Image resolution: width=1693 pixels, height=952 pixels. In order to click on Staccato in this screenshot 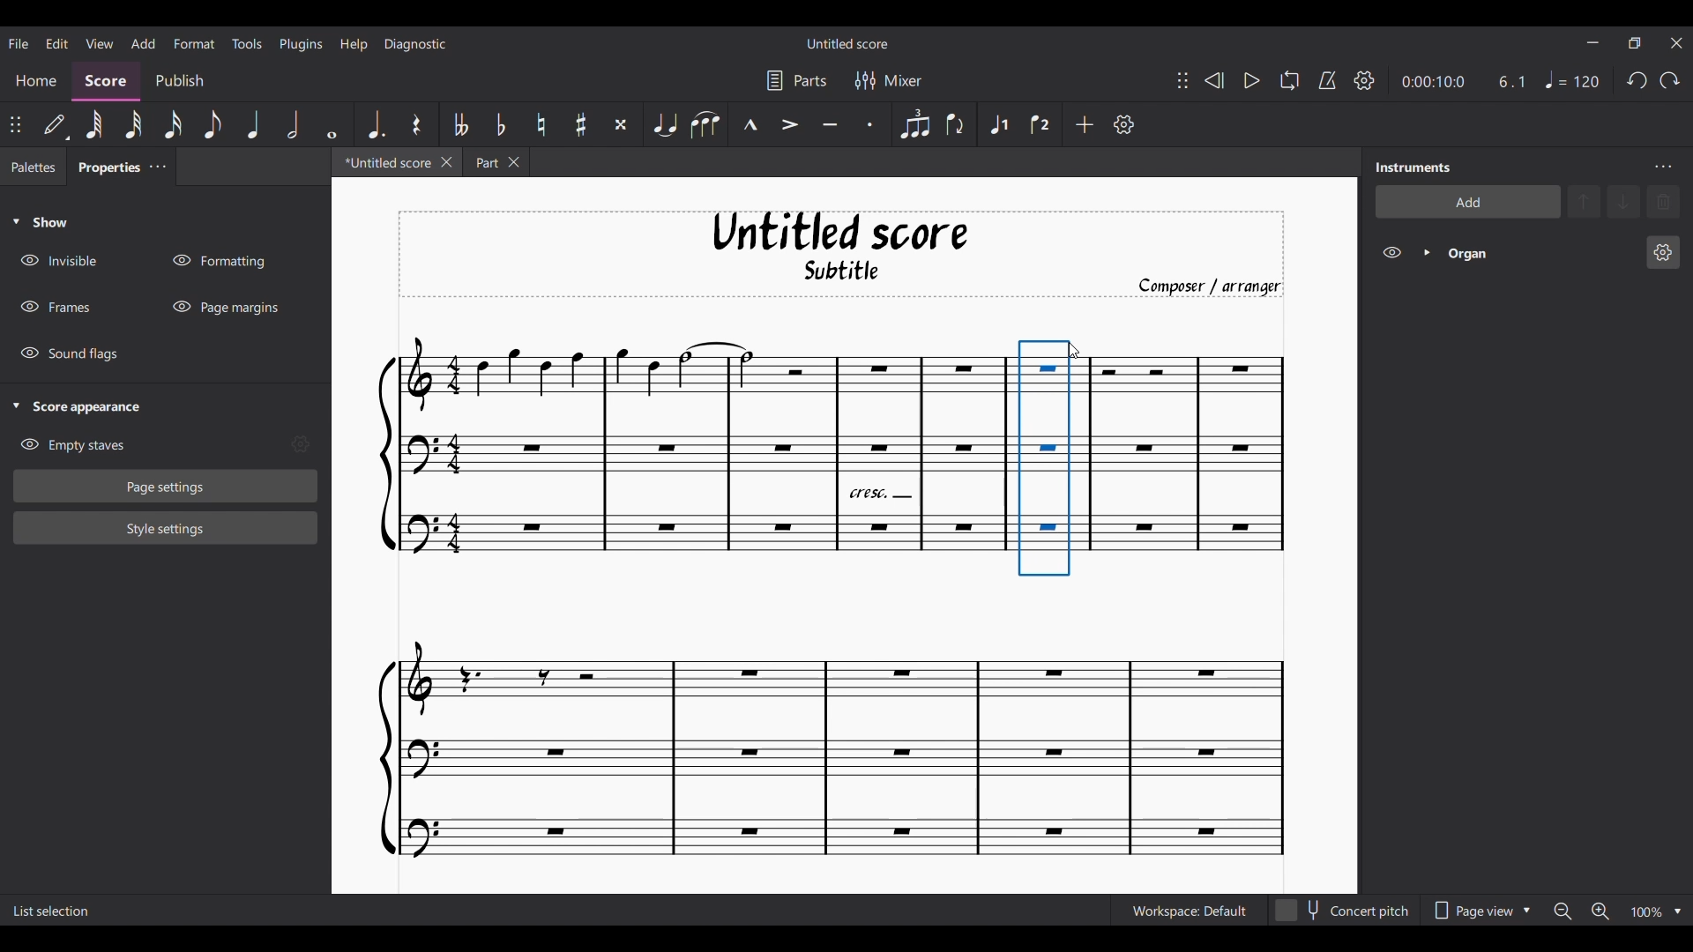, I will do `click(874, 125)`.